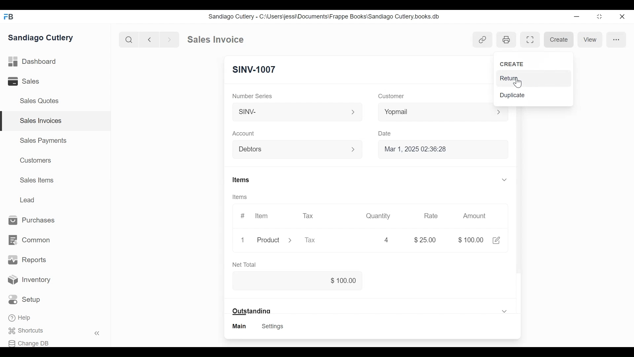  What do you see at coordinates (41, 121) in the screenshot?
I see `Sales Invoices` at bounding box center [41, 121].